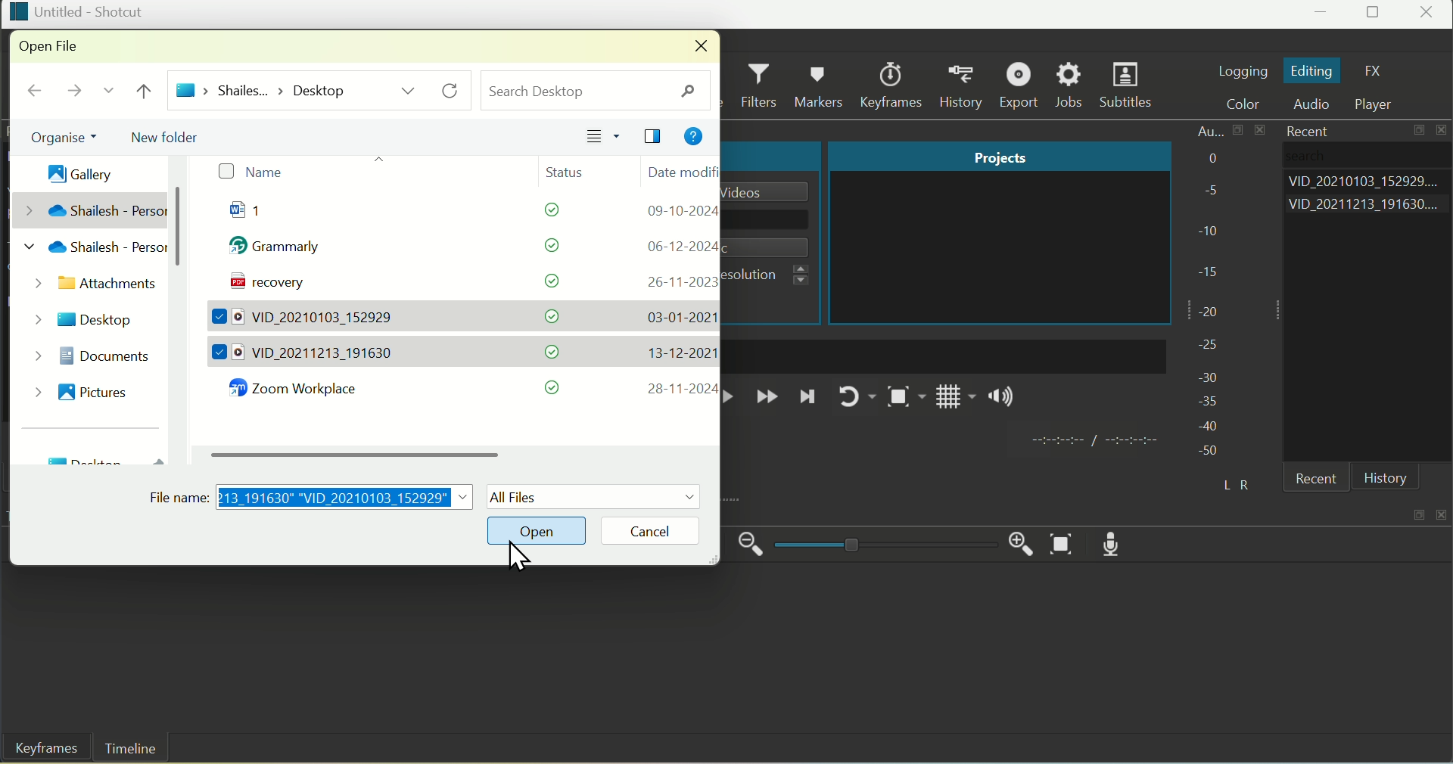 Image resolution: width=1453 pixels, height=764 pixels. What do you see at coordinates (170, 135) in the screenshot?
I see `New Folder` at bounding box center [170, 135].